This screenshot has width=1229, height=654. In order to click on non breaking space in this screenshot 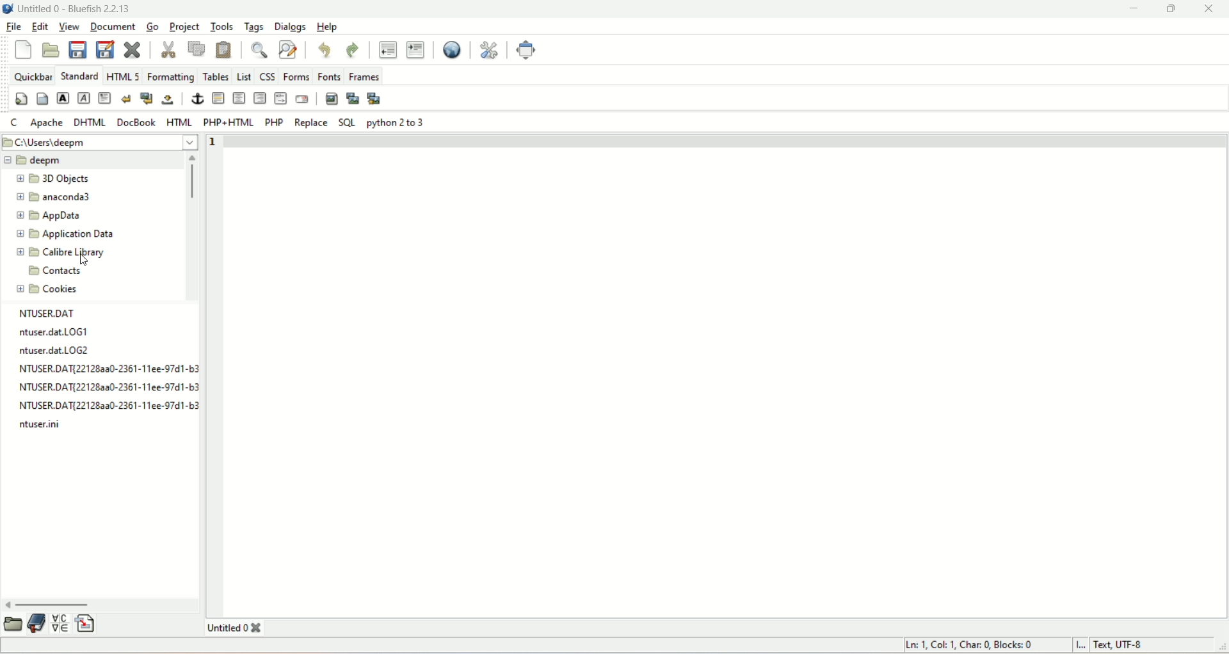, I will do `click(168, 100)`.